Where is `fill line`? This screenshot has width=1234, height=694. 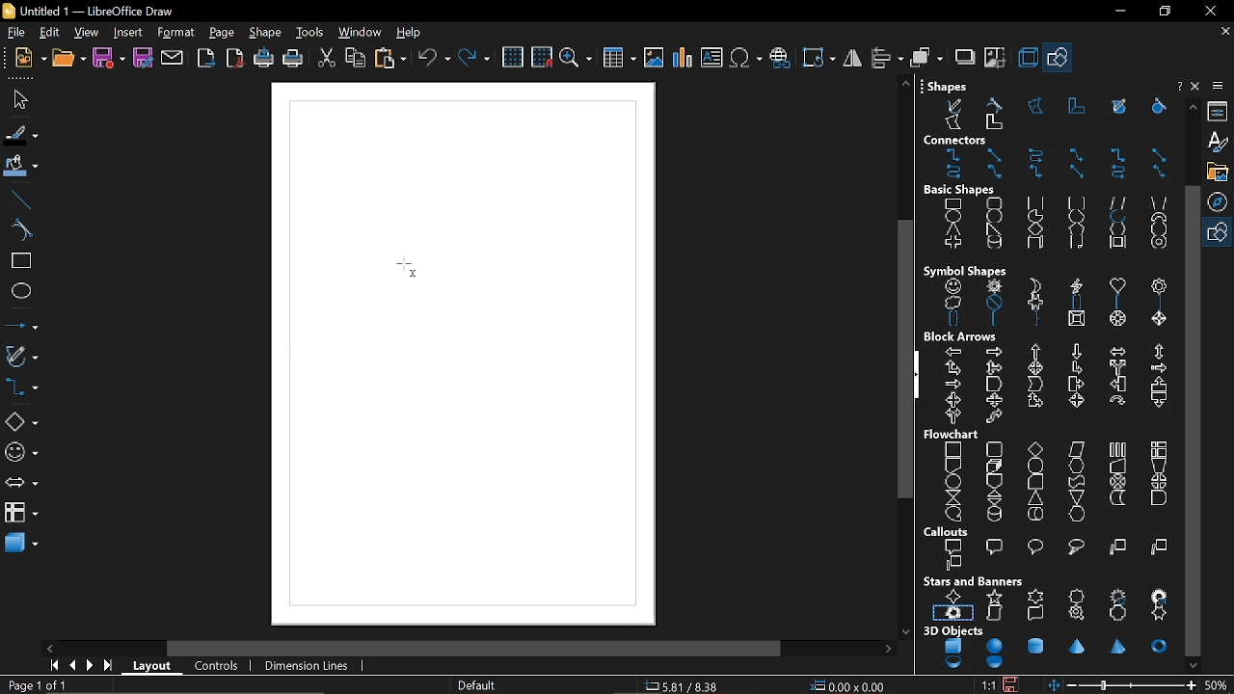
fill line is located at coordinates (20, 136).